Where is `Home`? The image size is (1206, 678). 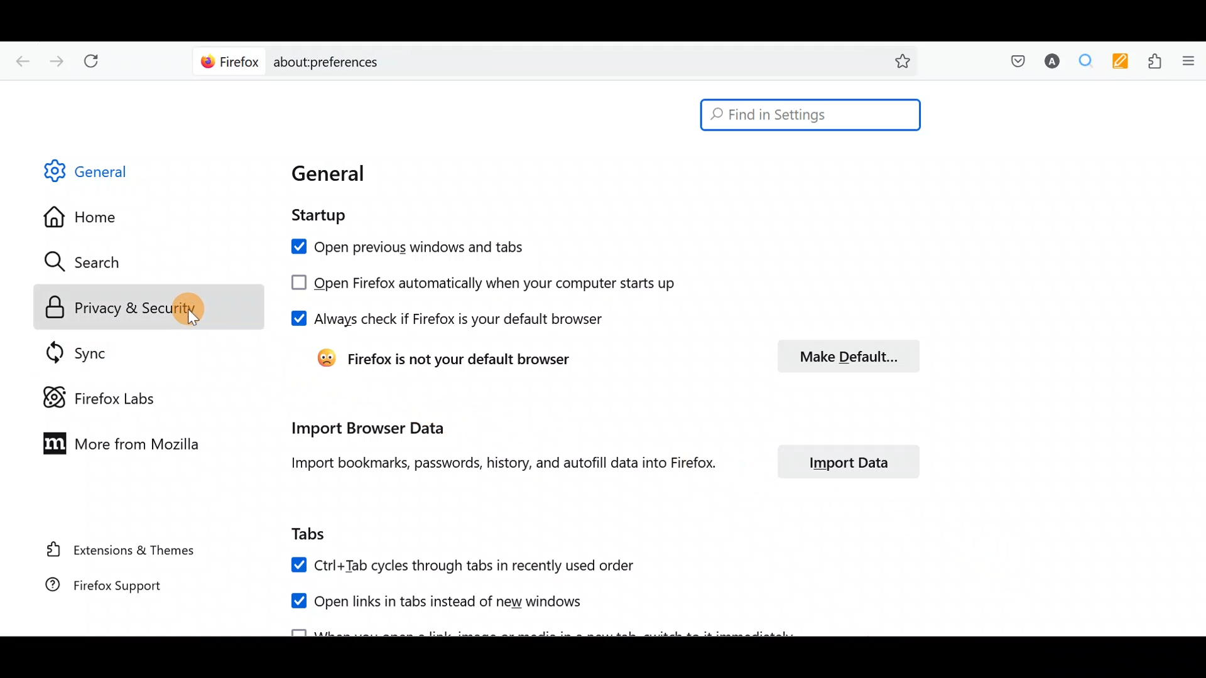
Home is located at coordinates (93, 217).